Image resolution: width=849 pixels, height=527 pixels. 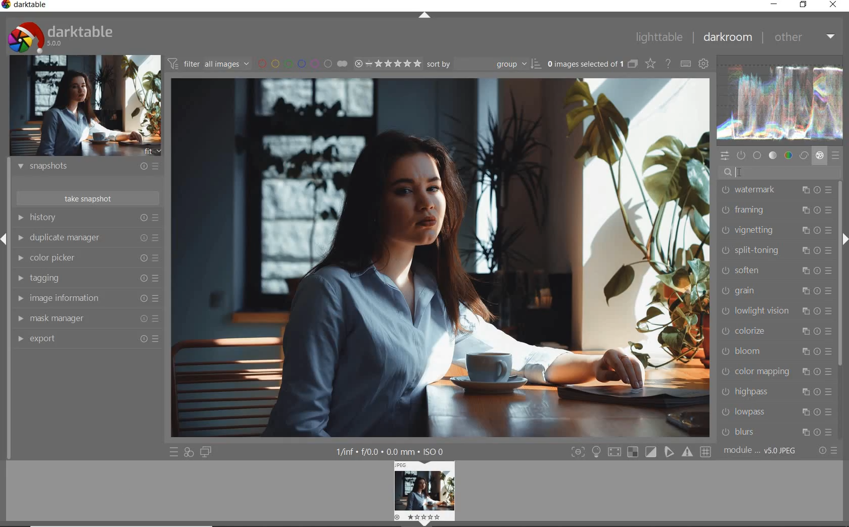 What do you see at coordinates (803, 155) in the screenshot?
I see `correct` at bounding box center [803, 155].